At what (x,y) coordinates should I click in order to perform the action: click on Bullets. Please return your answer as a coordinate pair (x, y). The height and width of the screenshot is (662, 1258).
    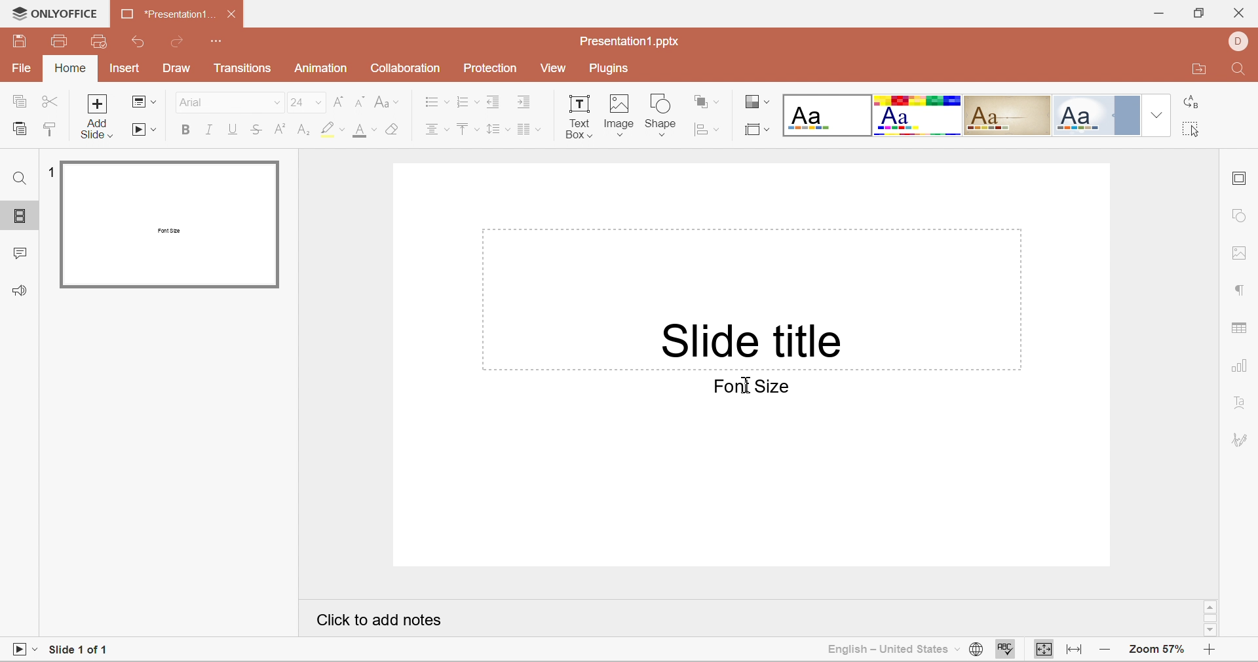
    Looking at the image, I should click on (436, 102).